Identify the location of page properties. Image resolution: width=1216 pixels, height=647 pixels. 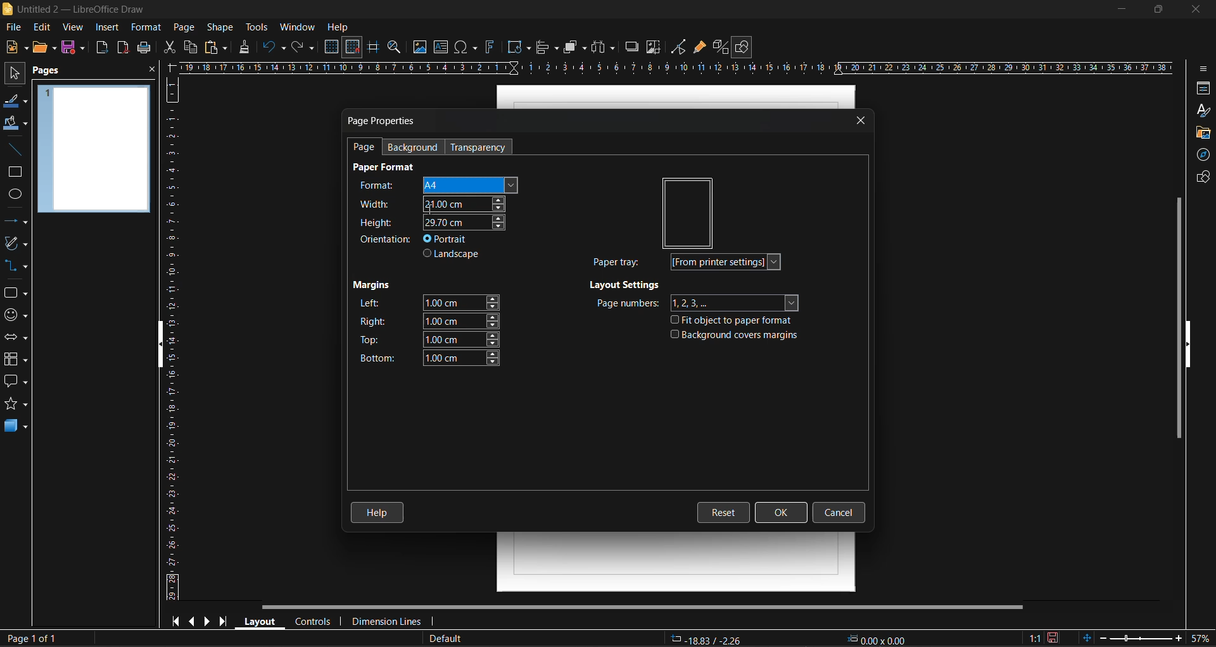
(384, 121).